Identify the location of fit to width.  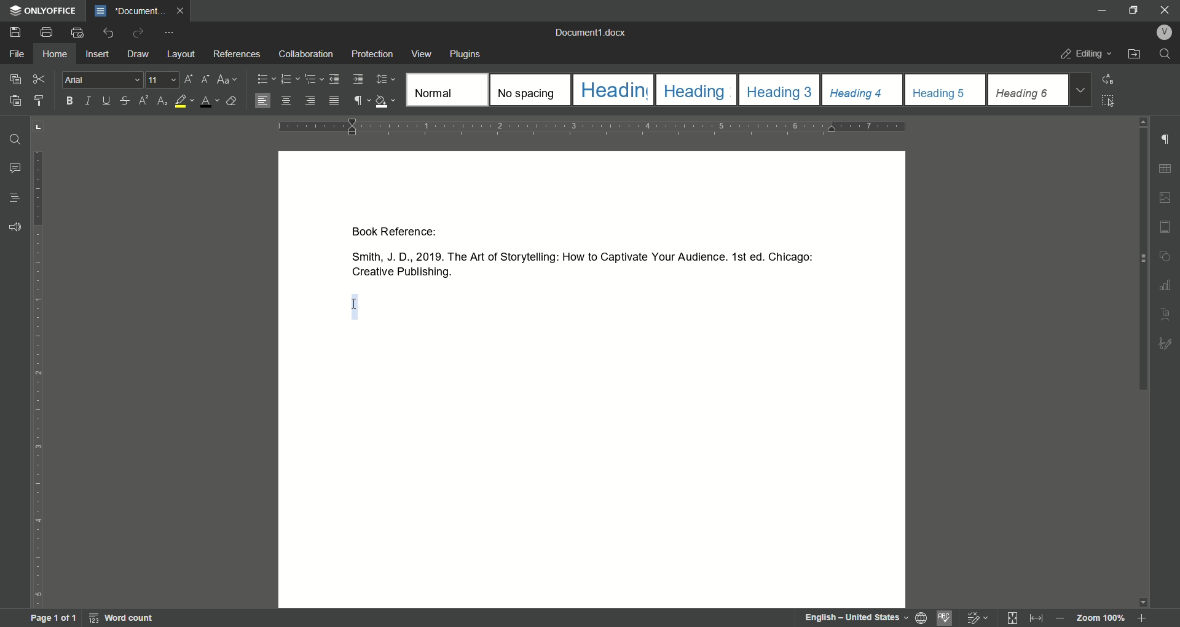
(1035, 618).